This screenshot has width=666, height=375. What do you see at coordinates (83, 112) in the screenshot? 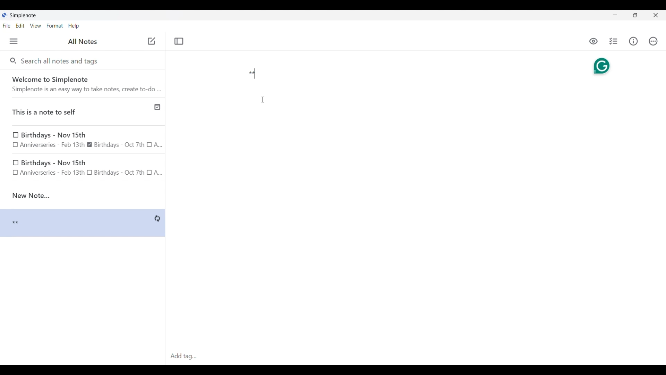
I see `Published note indicated by check icon` at bounding box center [83, 112].